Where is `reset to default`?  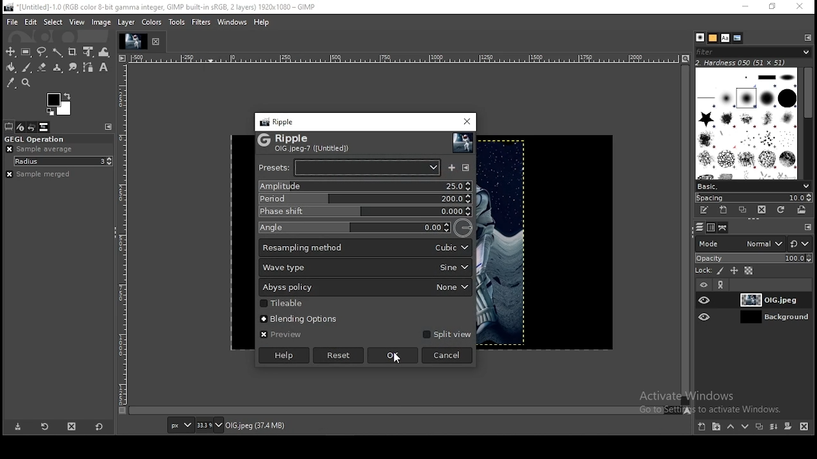
reset to default is located at coordinates (98, 427).